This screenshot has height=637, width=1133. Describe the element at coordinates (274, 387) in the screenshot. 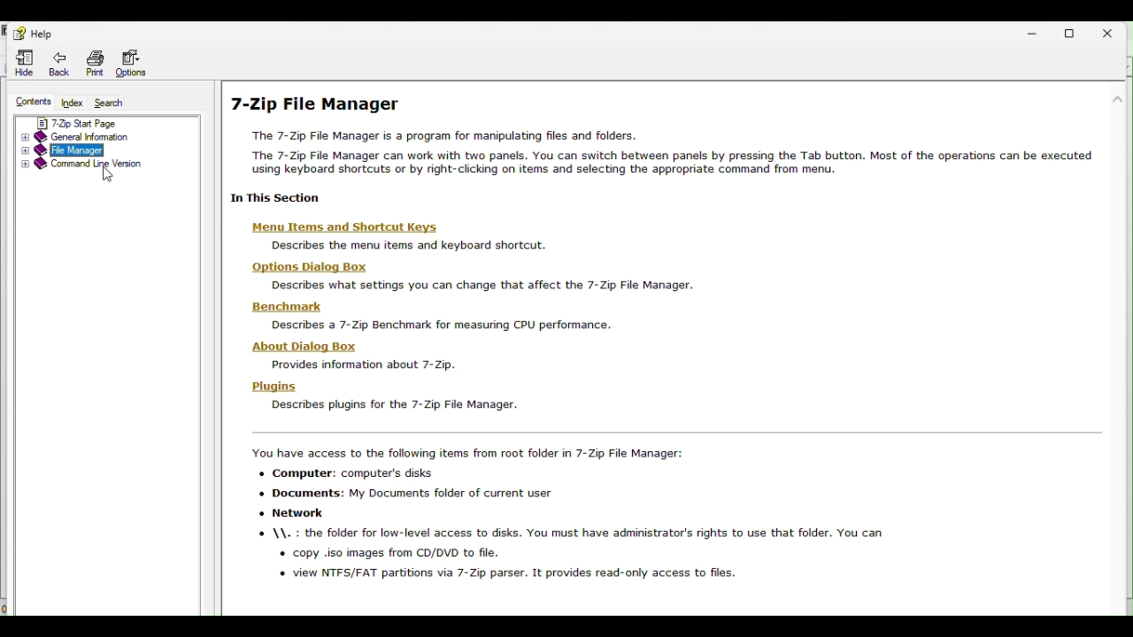

I see `plugins` at that location.